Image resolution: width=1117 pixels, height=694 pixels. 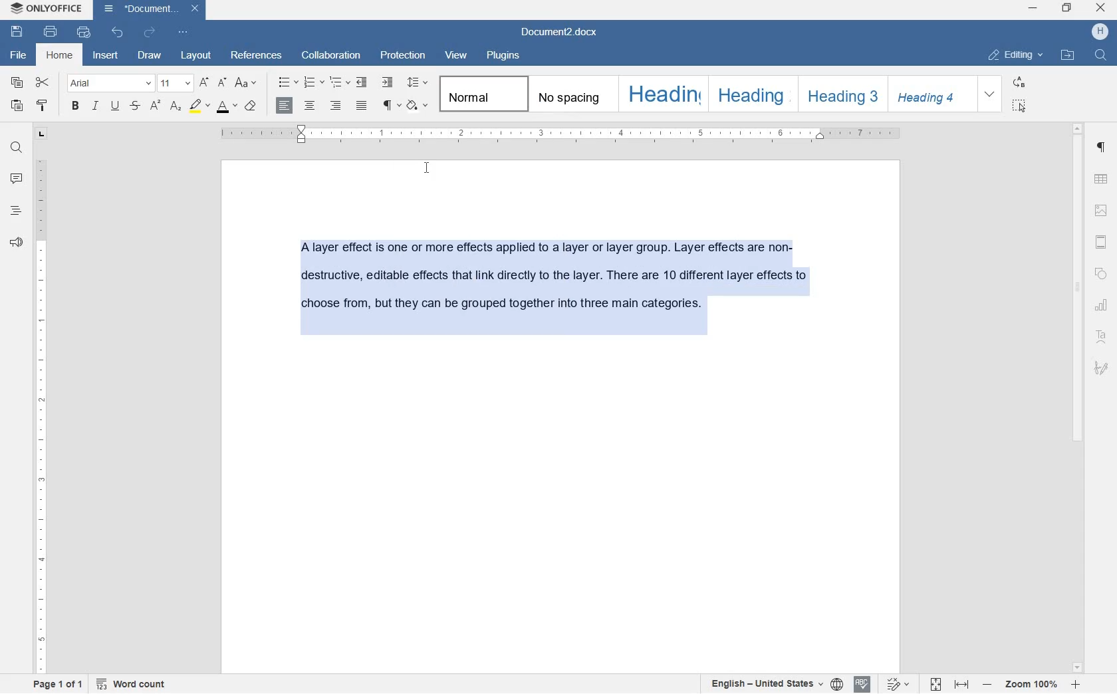 I want to click on hp, so click(x=1099, y=32).